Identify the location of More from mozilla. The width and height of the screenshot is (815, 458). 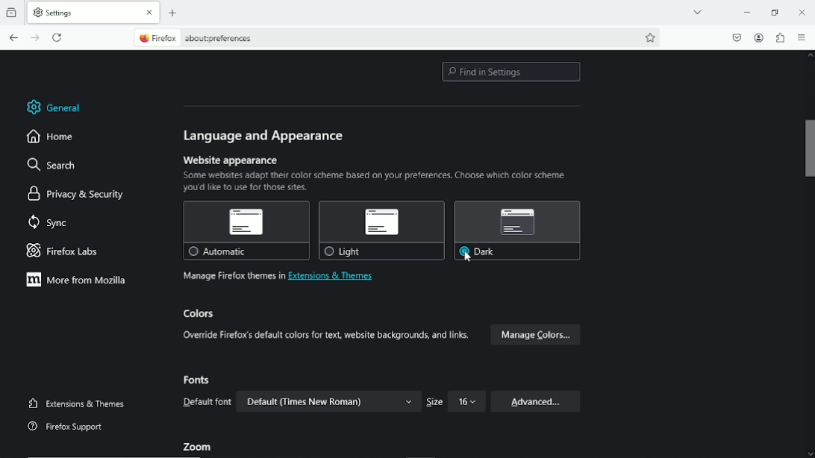
(77, 283).